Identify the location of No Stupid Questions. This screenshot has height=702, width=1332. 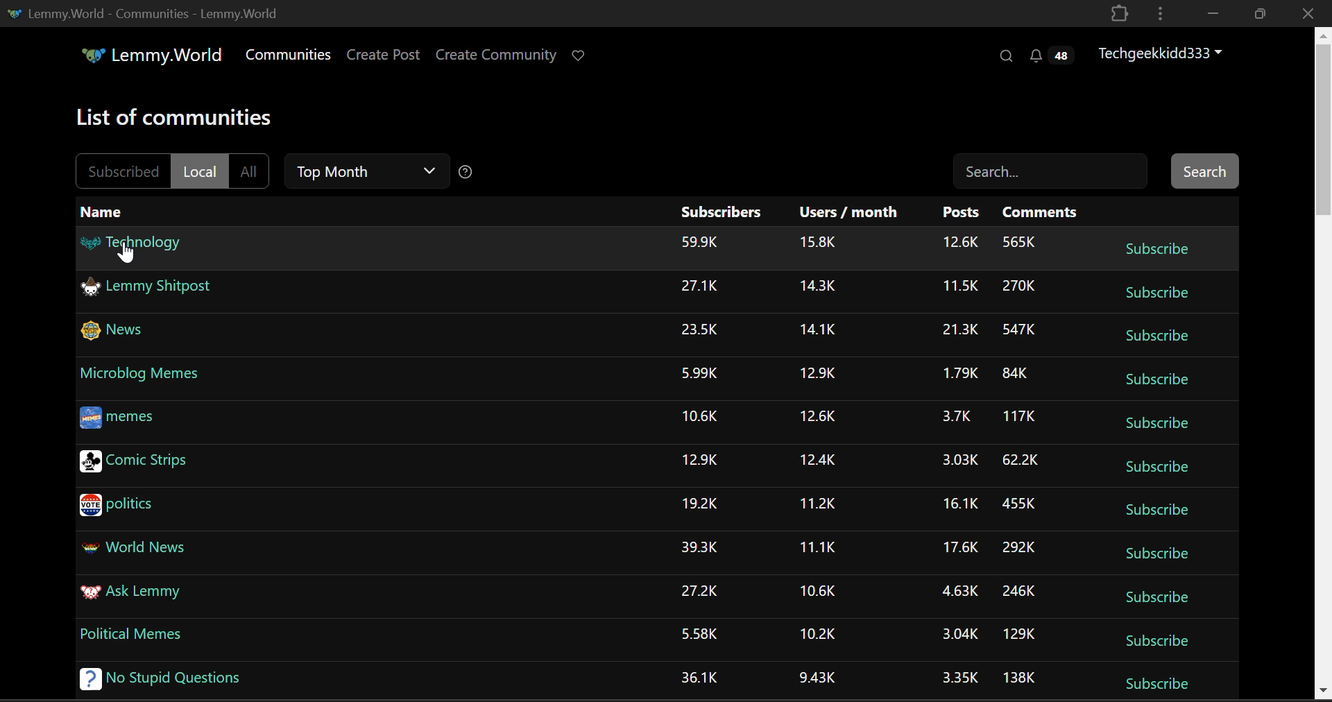
(155, 676).